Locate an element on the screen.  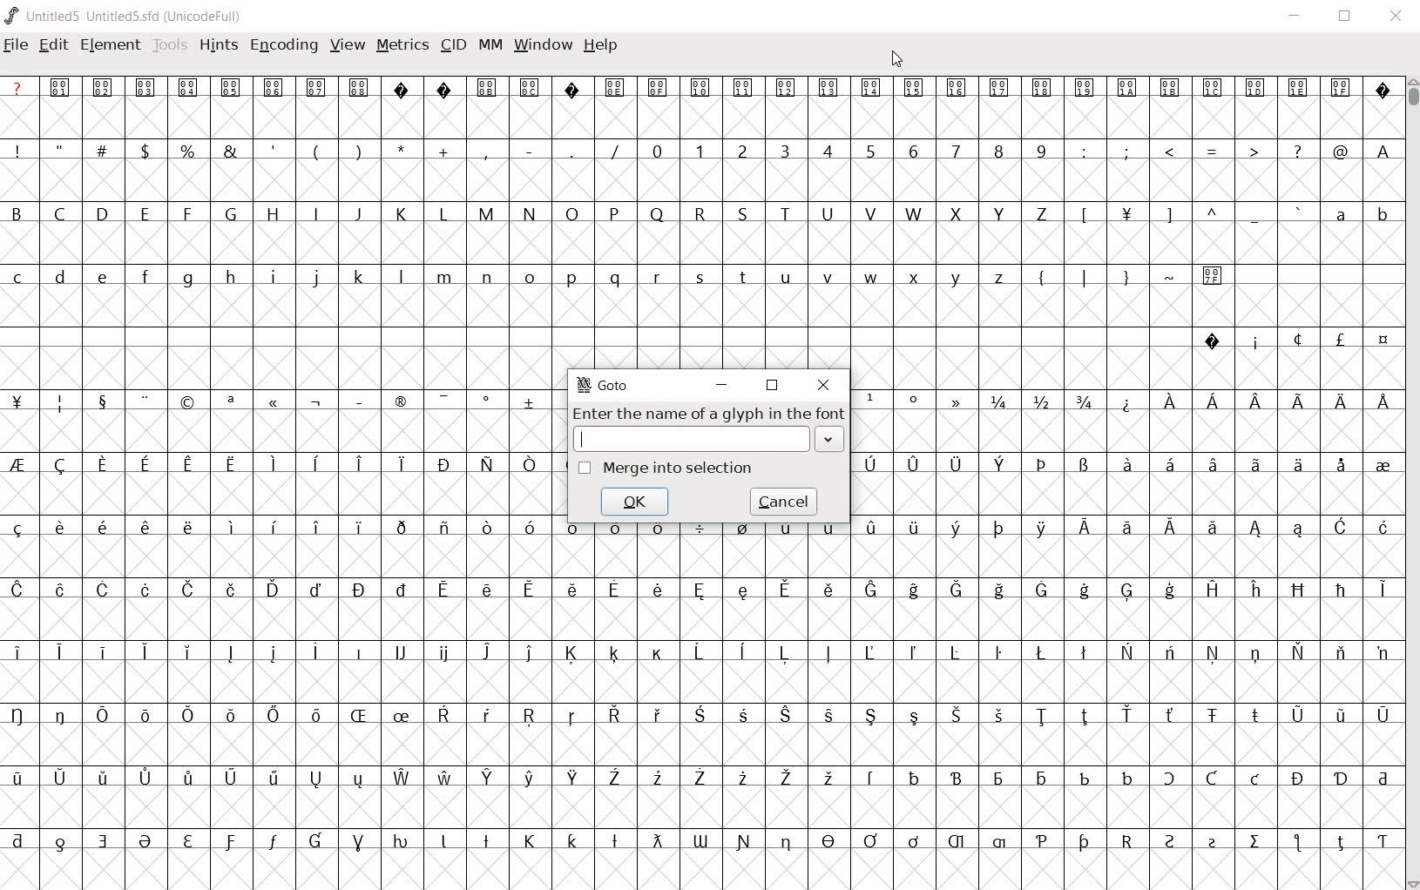
search box is located at coordinates (692, 438).